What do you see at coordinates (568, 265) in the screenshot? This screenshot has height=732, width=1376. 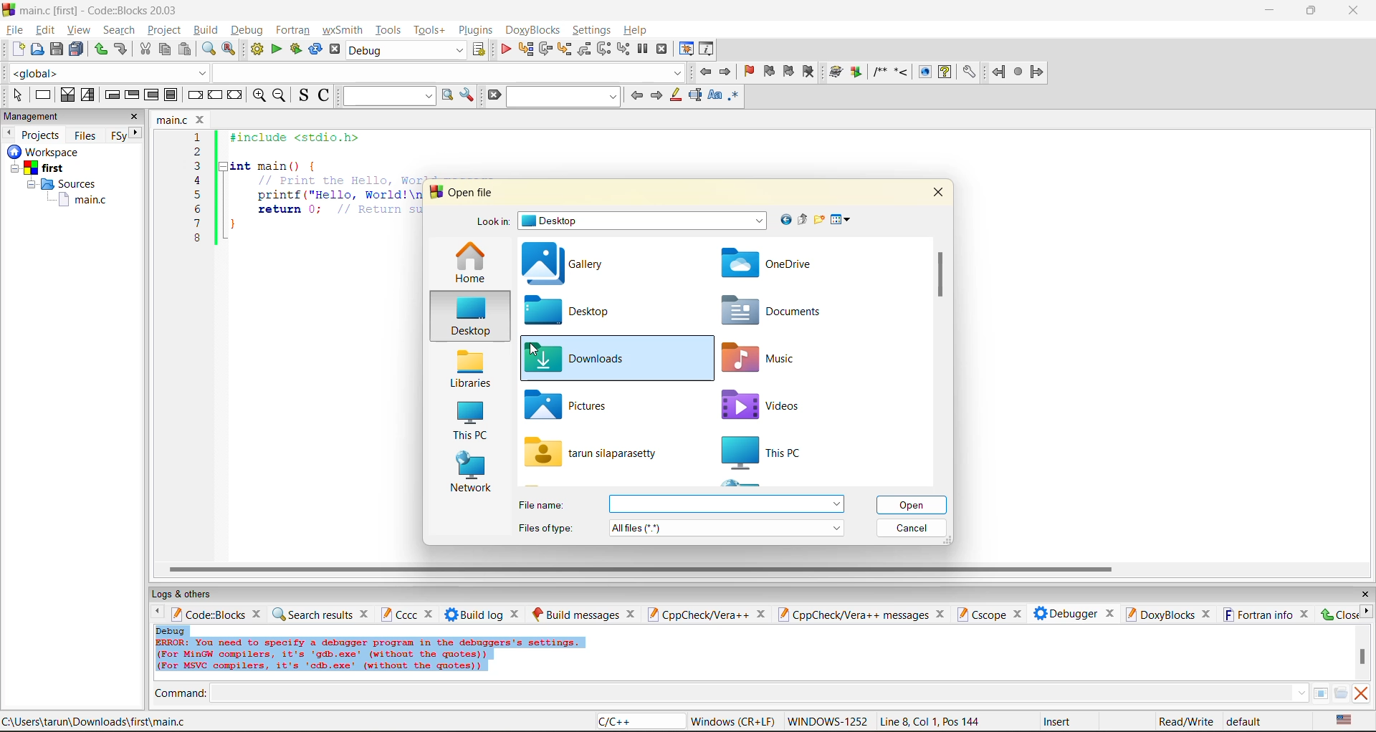 I see `gallery` at bounding box center [568, 265].